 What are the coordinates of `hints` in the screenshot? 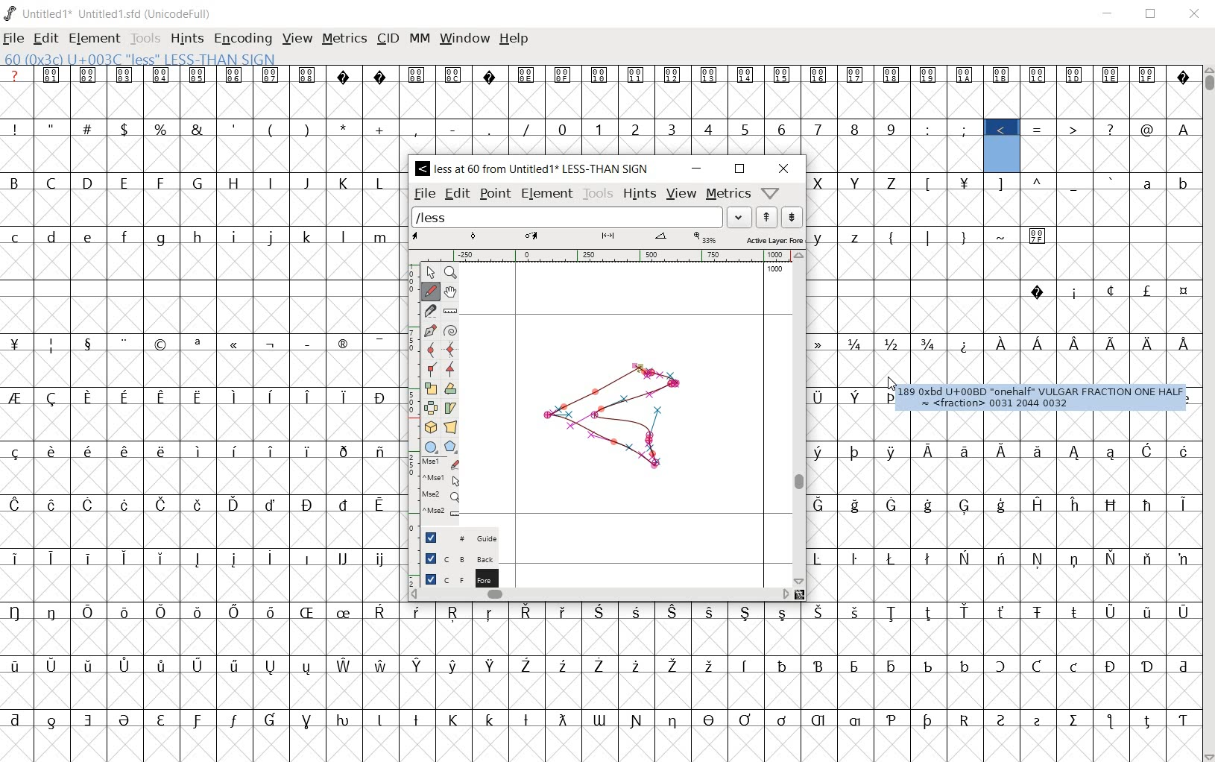 It's located at (640, 195).